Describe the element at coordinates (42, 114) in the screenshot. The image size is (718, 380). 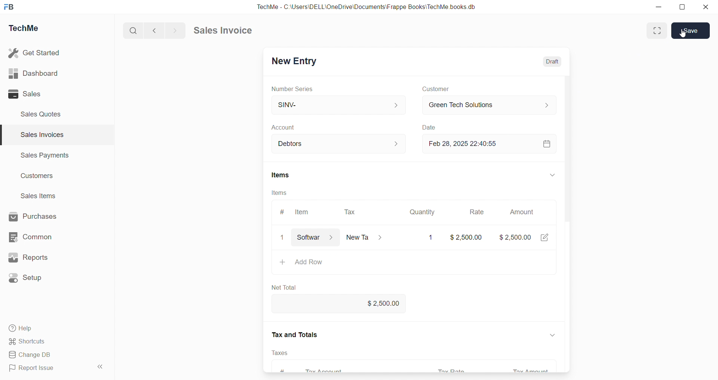
I see `Sales Quotes` at that location.